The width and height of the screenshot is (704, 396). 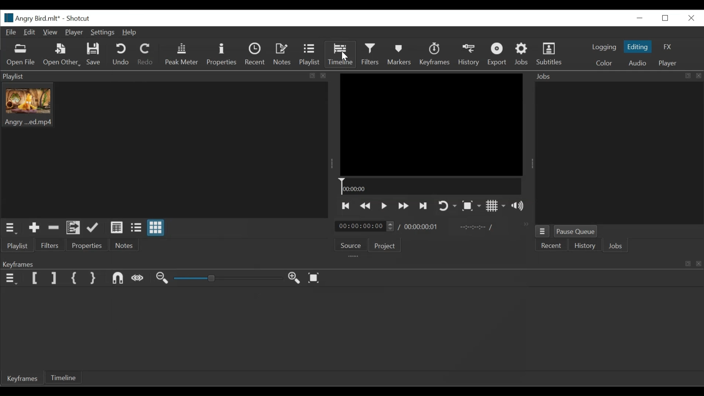 I want to click on View, so click(x=49, y=33).